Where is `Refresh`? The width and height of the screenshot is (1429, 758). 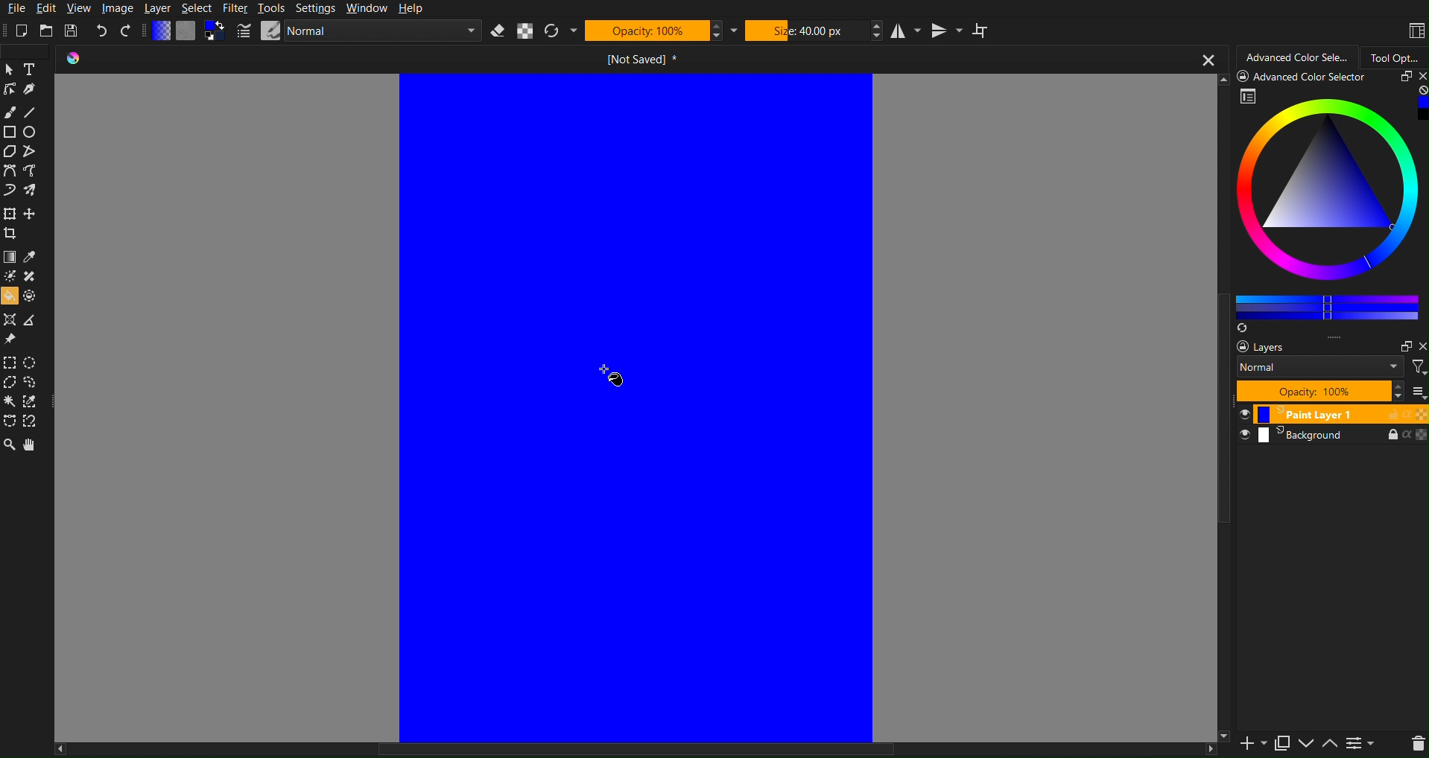
Refresh is located at coordinates (561, 31).